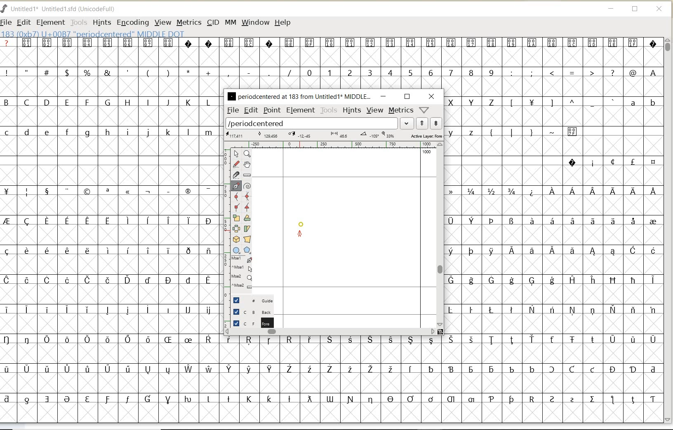  I want to click on help/window, so click(424, 110).